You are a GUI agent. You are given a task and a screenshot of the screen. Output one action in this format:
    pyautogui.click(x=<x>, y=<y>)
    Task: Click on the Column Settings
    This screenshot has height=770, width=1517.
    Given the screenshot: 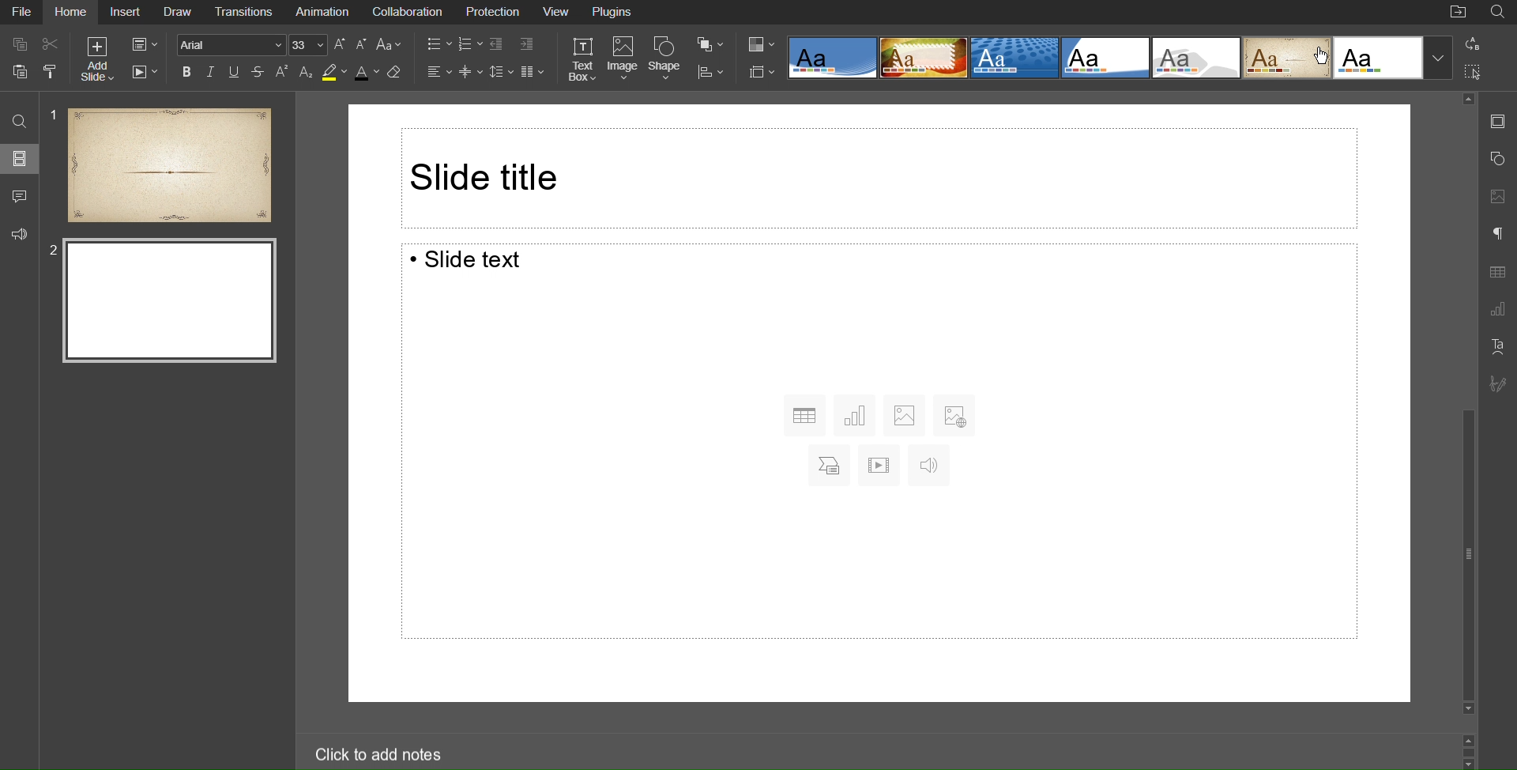 What is the action you would take?
    pyautogui.click(x=533, y=72)
    